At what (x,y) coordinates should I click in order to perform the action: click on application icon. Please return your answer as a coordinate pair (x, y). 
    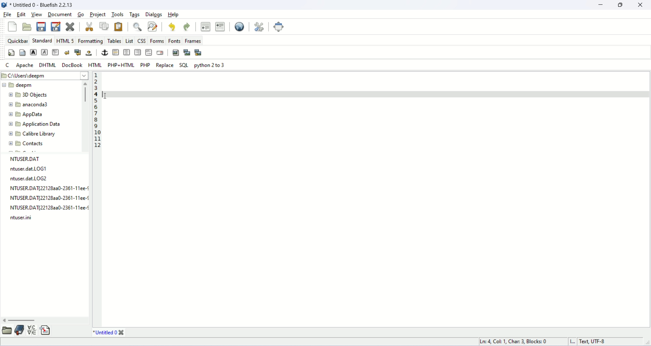
    Looking at the image, I should click on (4, 4).